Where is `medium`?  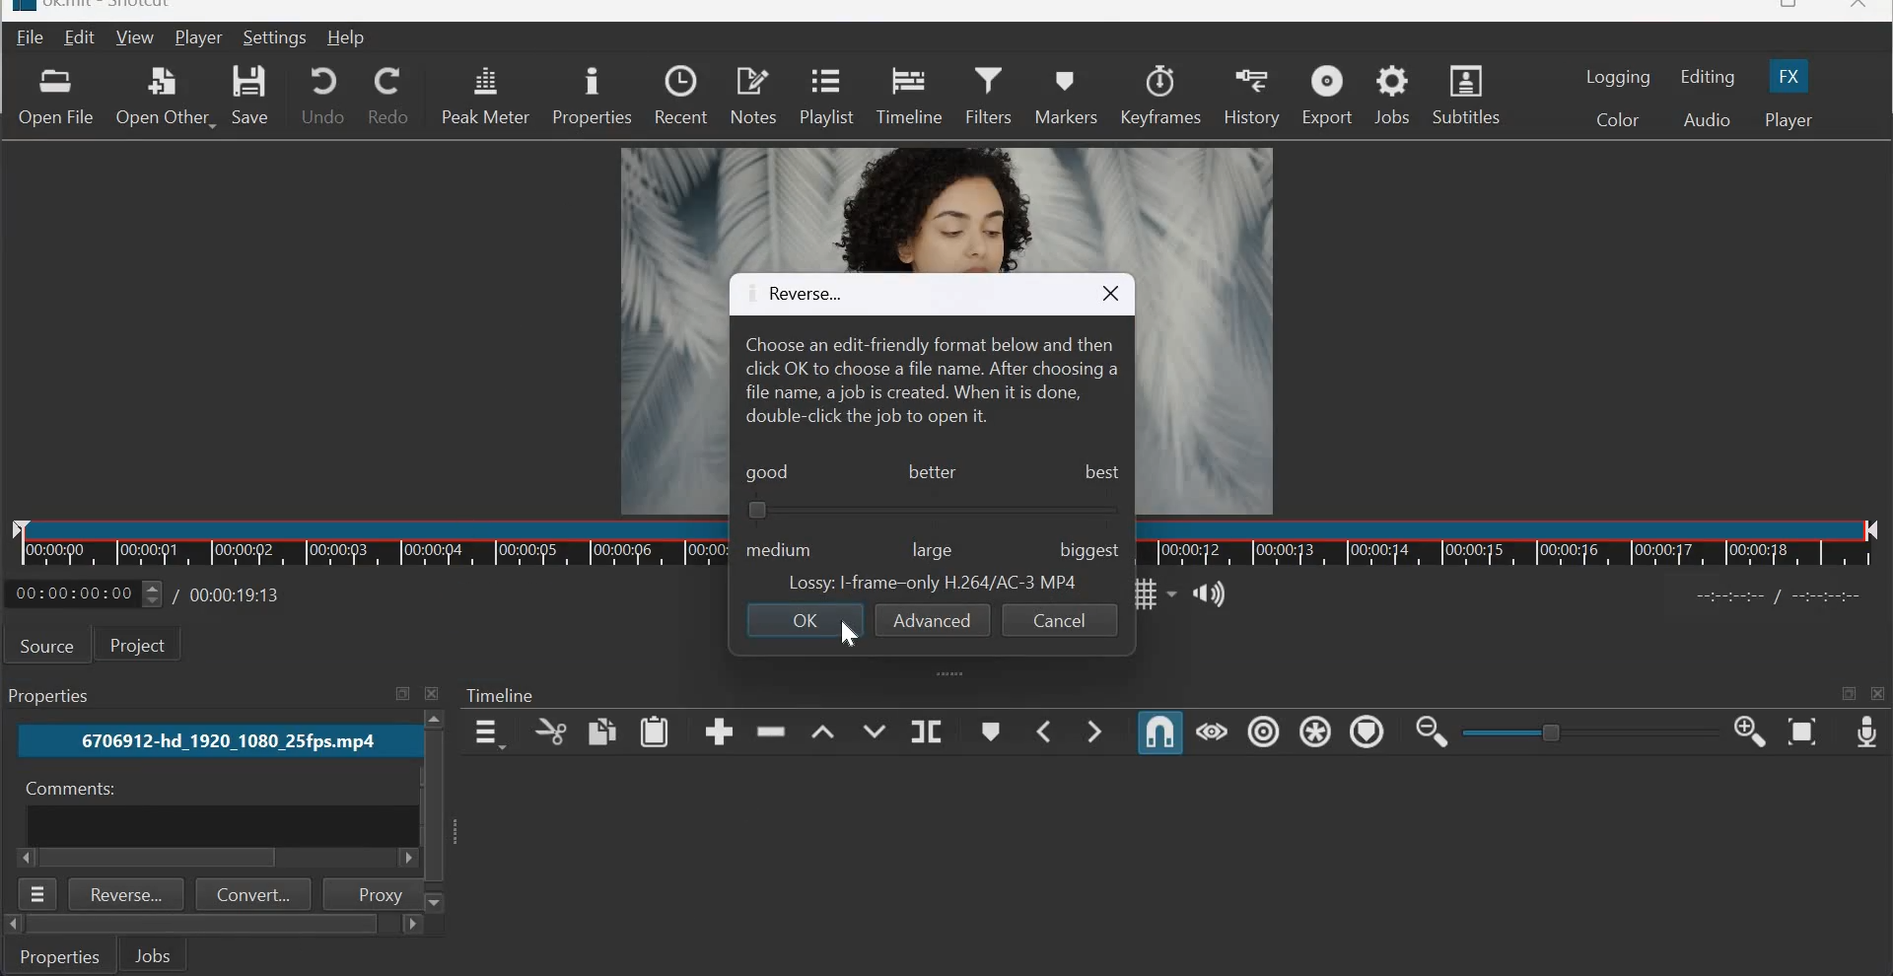
medium is located at coordinates (781, 546).